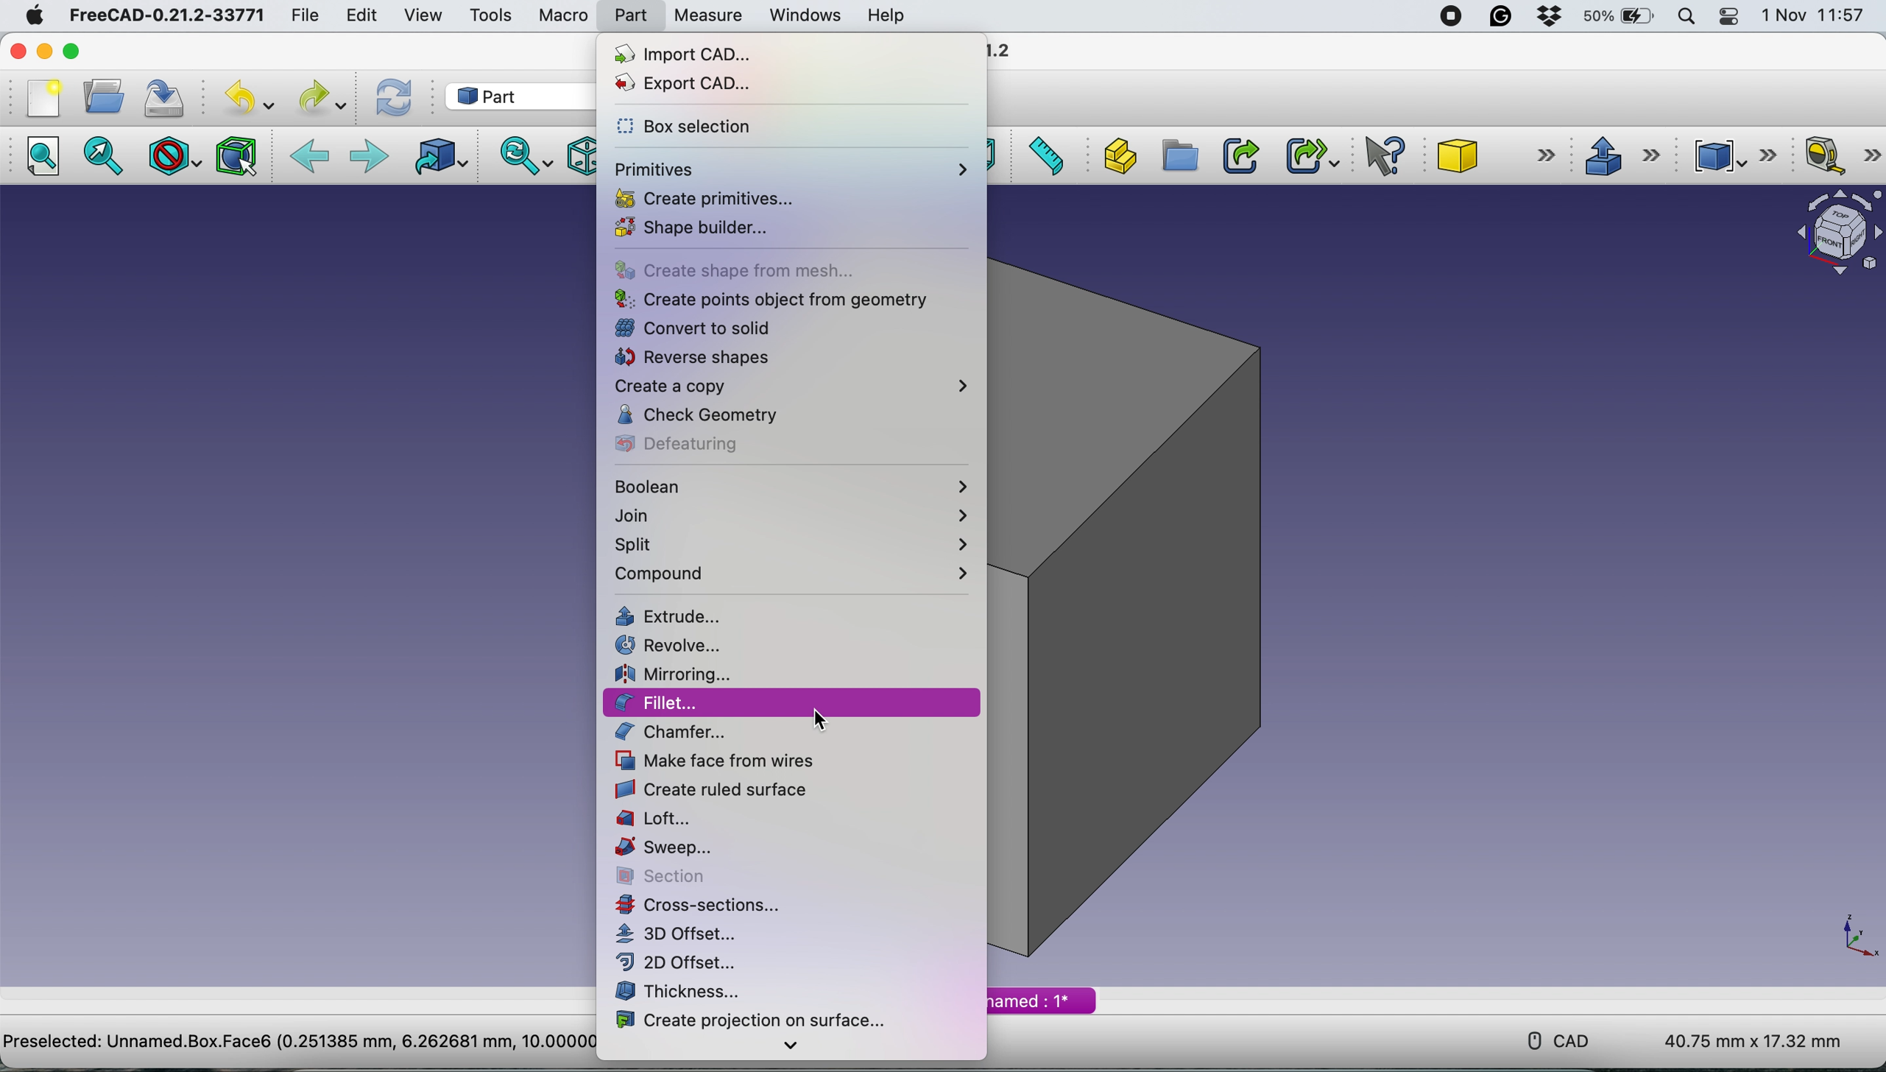 This screenshot has height=1072, width=1886. I want to click on boolean, so click(793, 486).